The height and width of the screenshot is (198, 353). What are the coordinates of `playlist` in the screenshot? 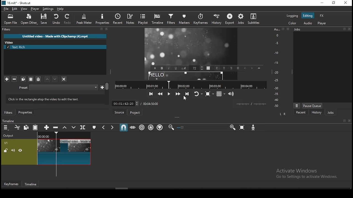 It's located at (143, 19).